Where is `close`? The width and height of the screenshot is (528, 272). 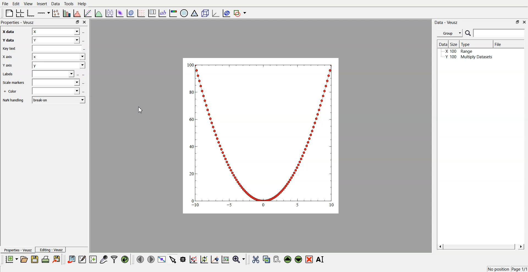
close is located at coordinates (524, 22).